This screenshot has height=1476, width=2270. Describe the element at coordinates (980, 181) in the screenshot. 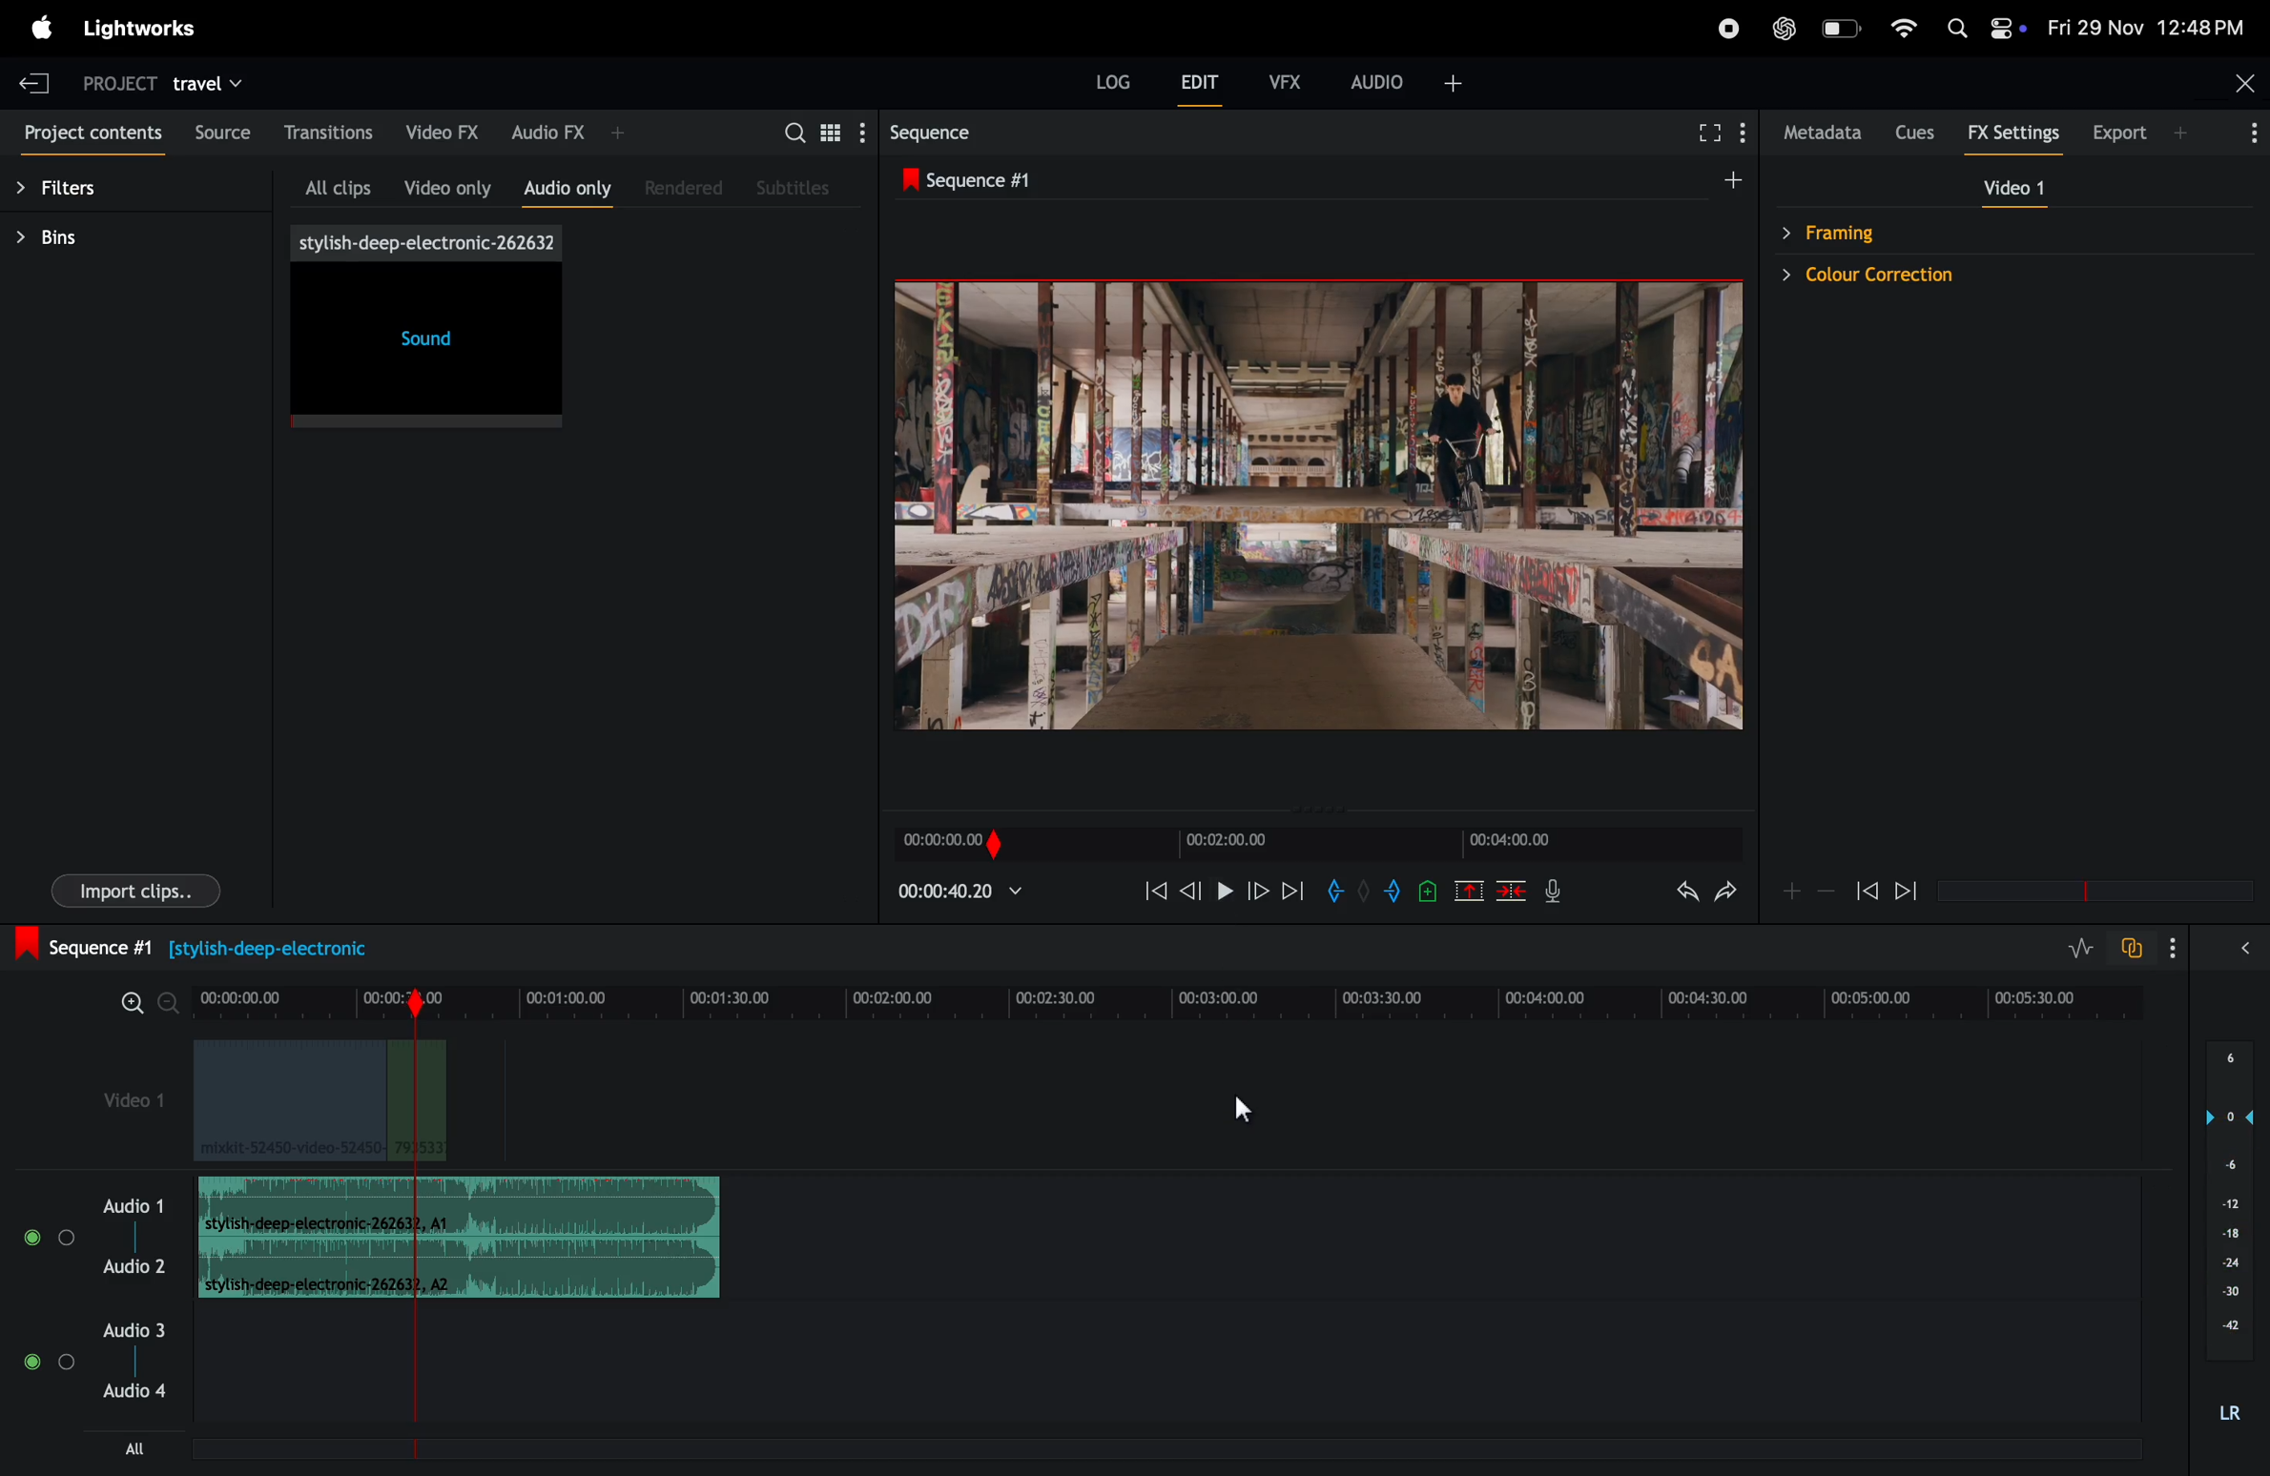

I see `sequence #1` at that location.